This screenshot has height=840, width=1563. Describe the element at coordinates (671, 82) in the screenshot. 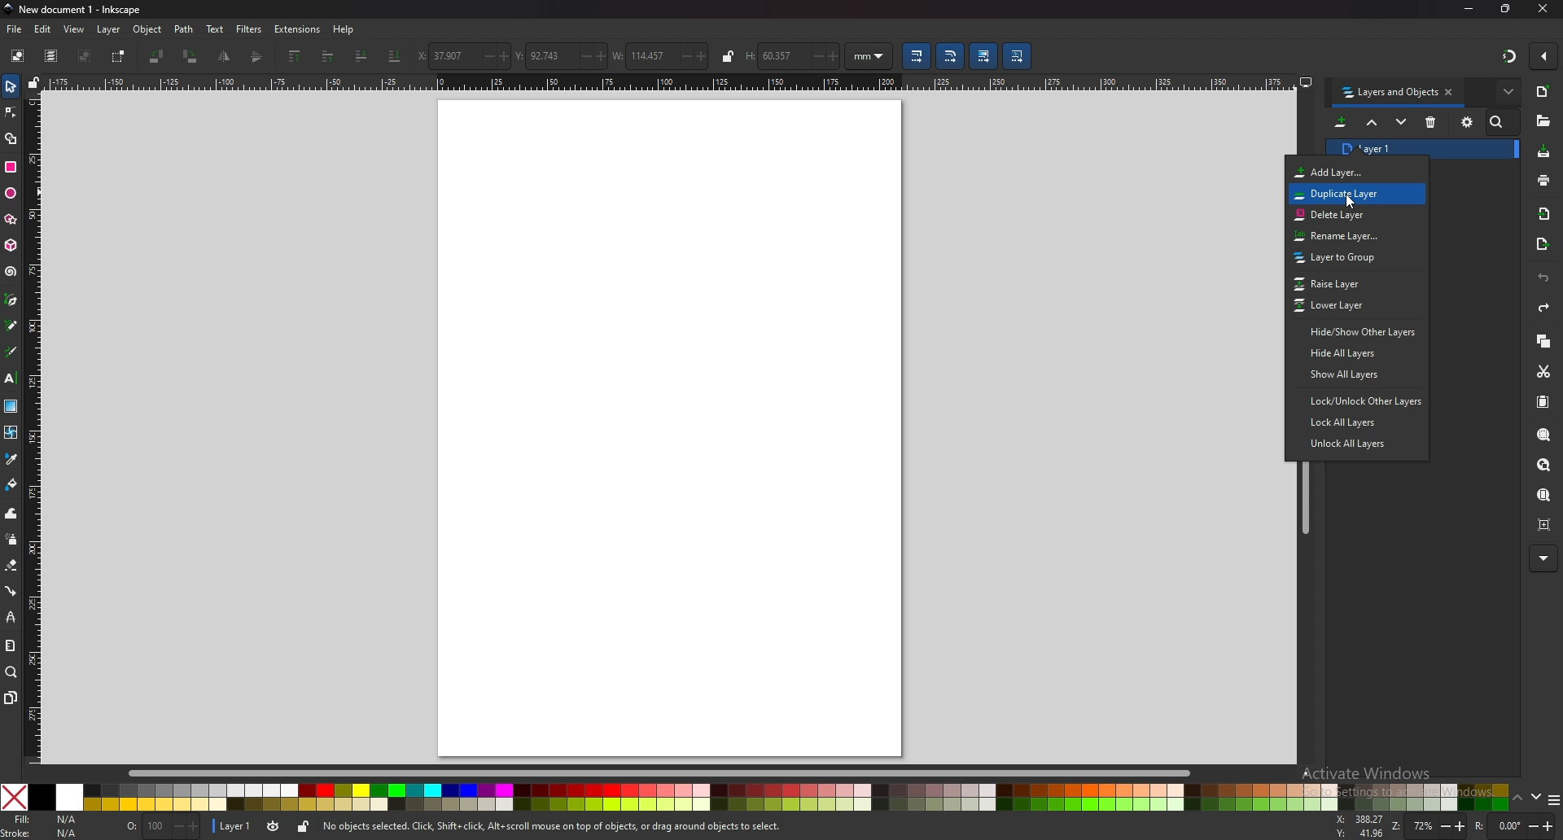

I see `horizontal scale` at that location.